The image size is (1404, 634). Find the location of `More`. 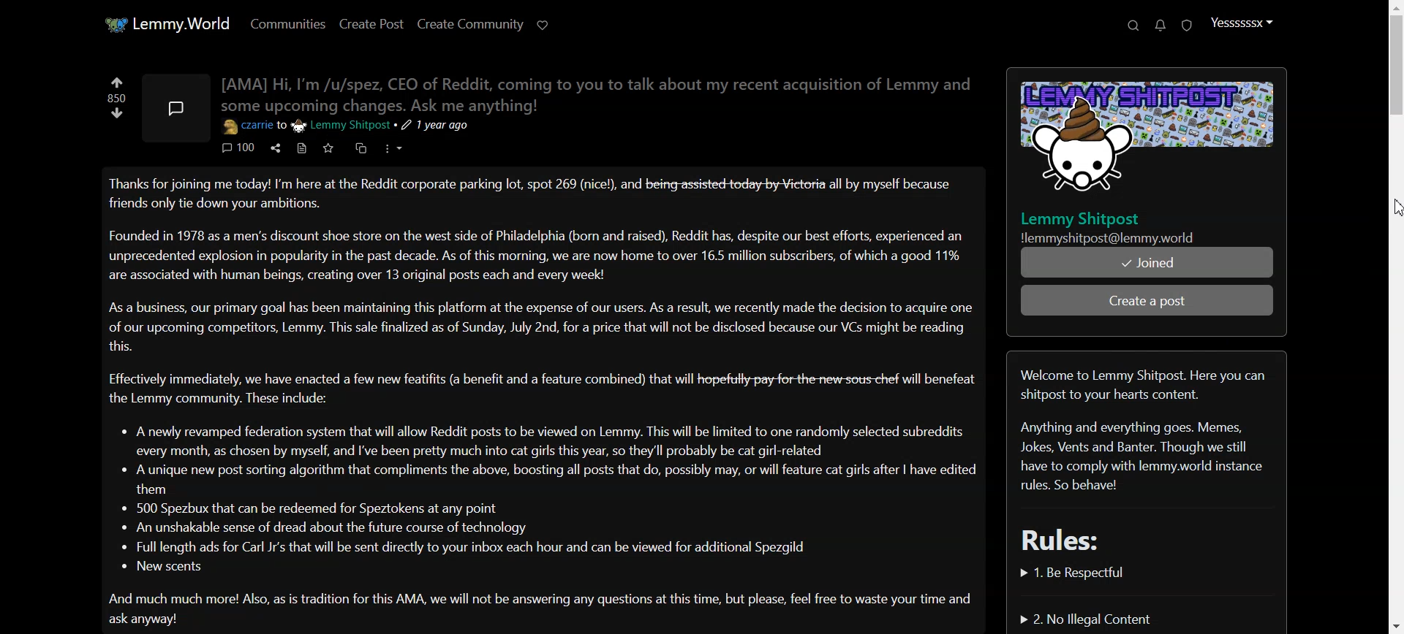

More is located at coordinates (393, 149).